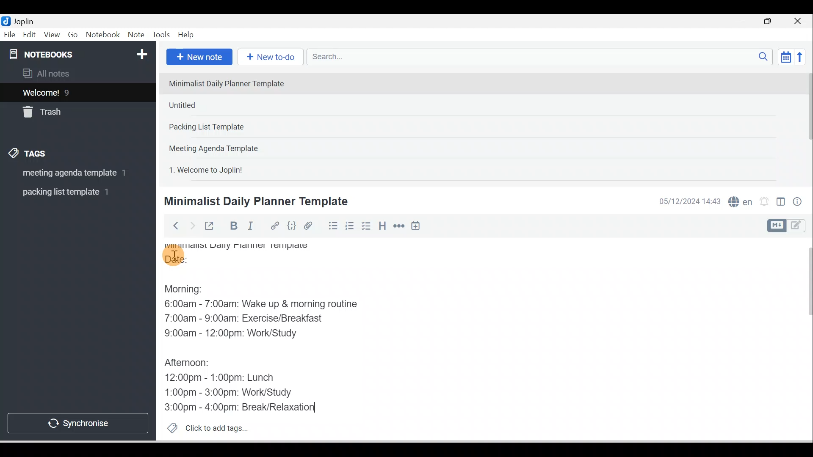  I want to click on Note 5, so click(237, 169).